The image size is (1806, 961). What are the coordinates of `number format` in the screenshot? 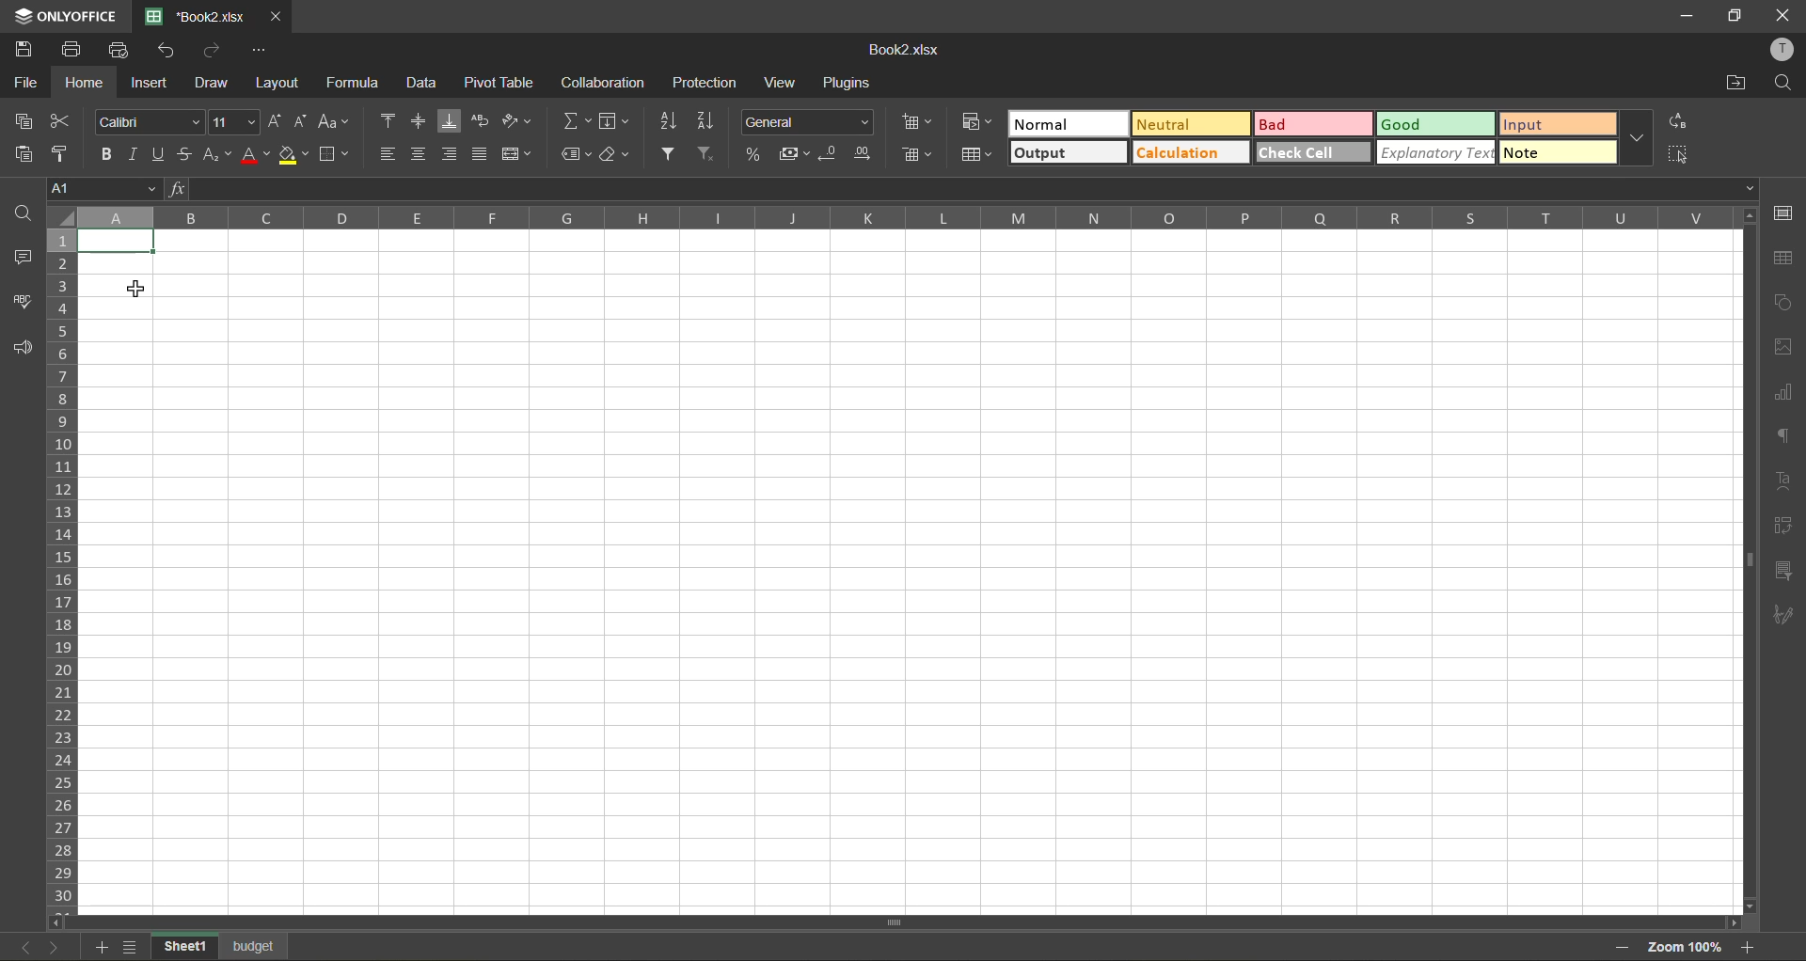 It's located at (806, 123).